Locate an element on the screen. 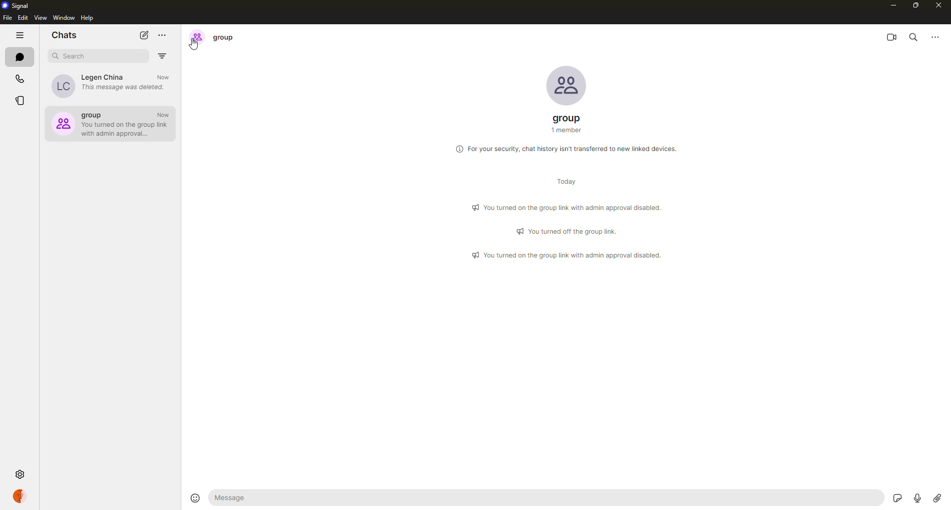  stickers is located at coordinates (899, 499).